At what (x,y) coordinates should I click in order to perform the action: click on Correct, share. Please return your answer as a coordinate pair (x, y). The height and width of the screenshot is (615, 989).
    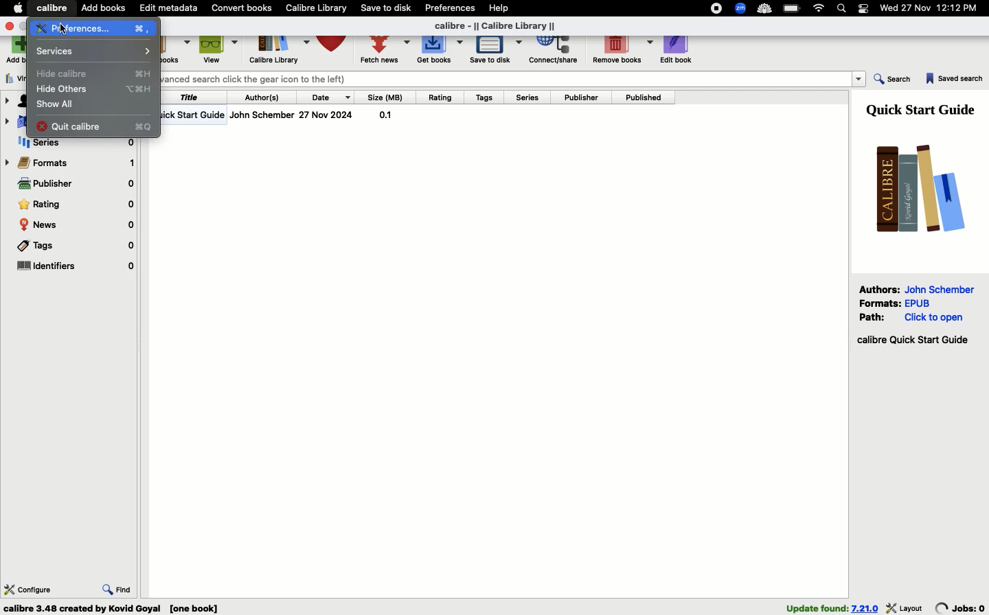
    Looking at the image, I should click on (556, 51).